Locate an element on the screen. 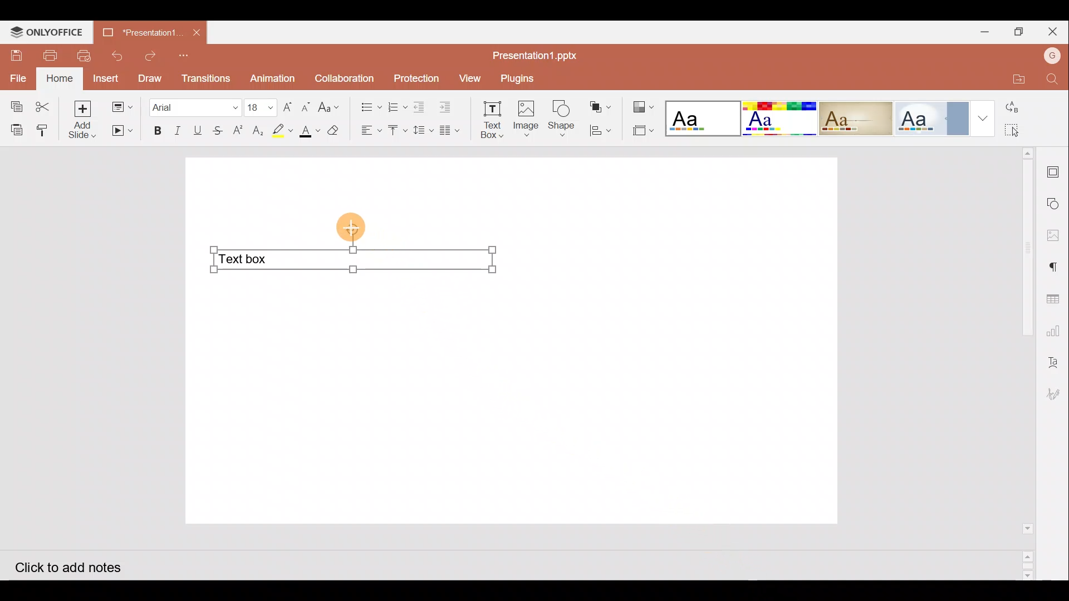  Quick print is located at coordinates (82, 56).